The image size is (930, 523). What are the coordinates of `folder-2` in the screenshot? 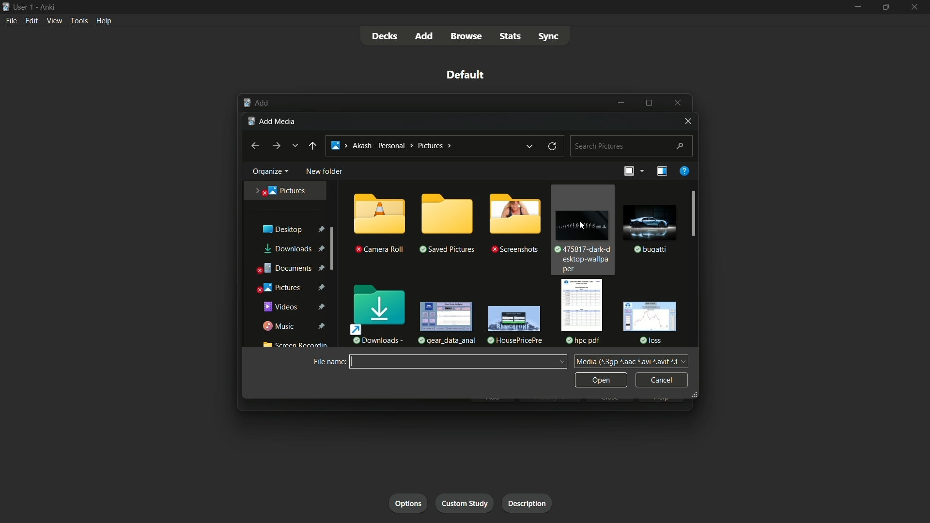 It's located at (446, 224).